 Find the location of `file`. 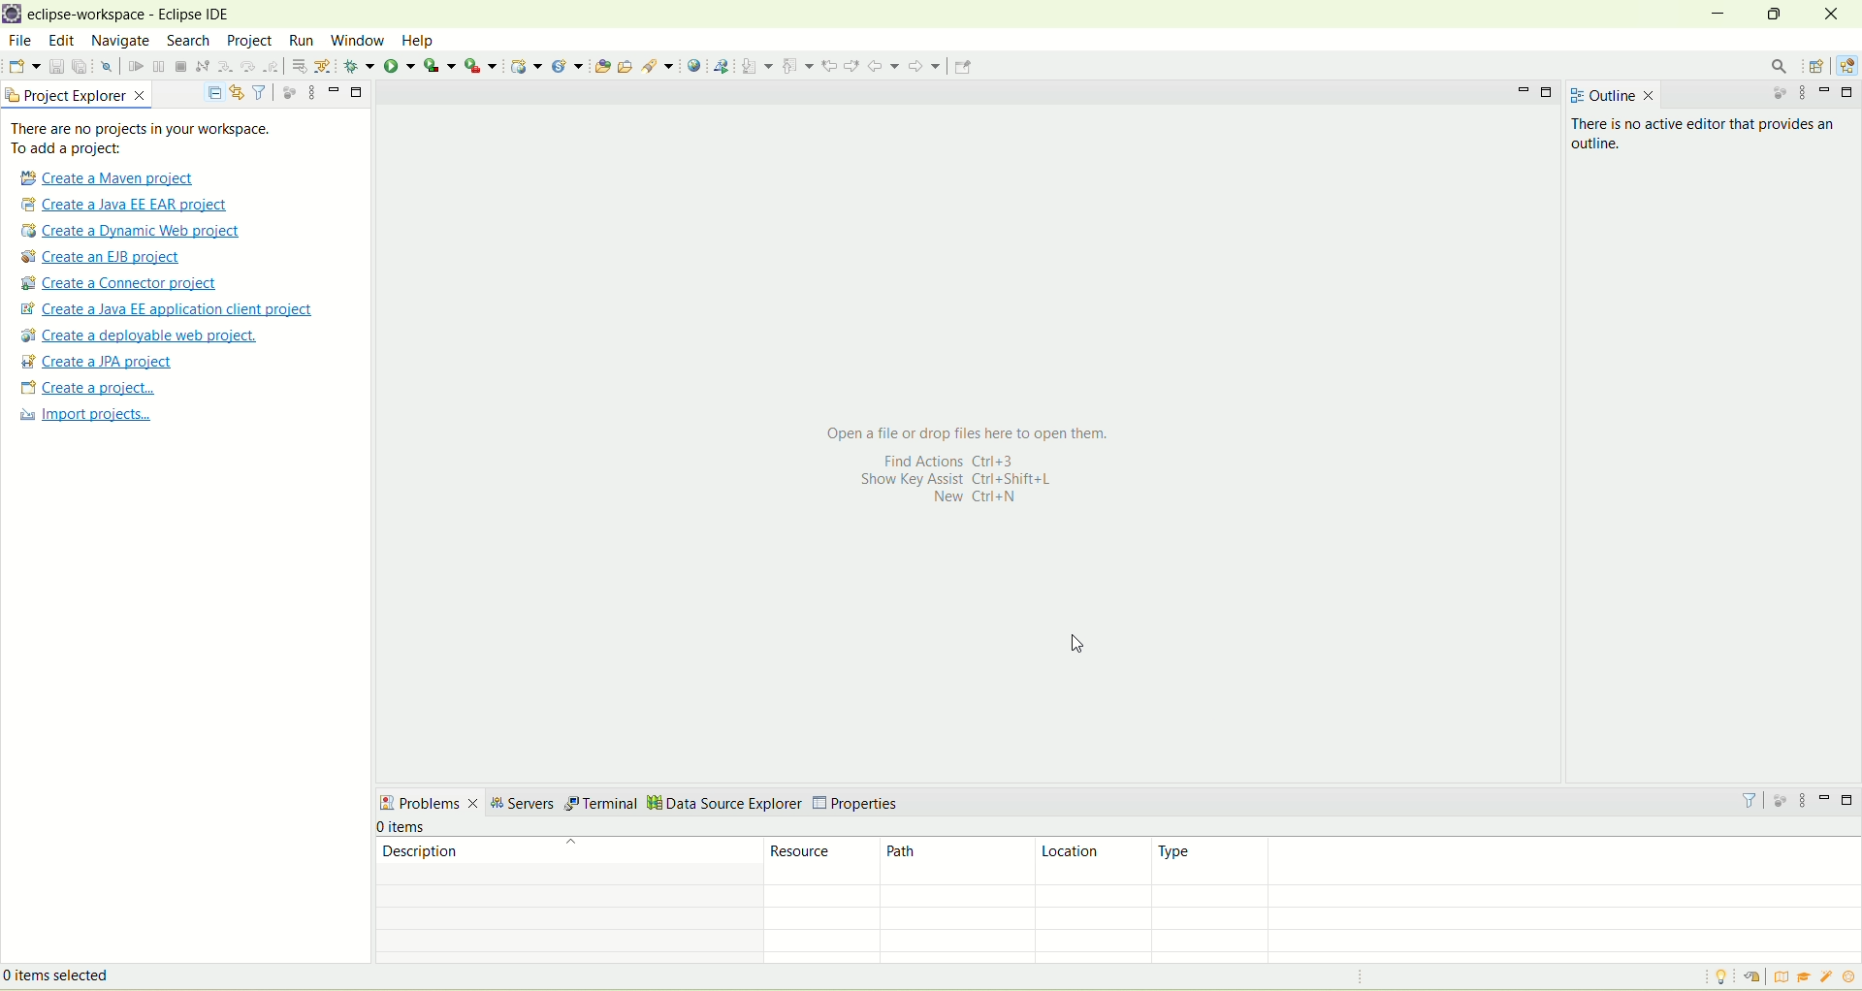

file is located at coordinates (20, 41).